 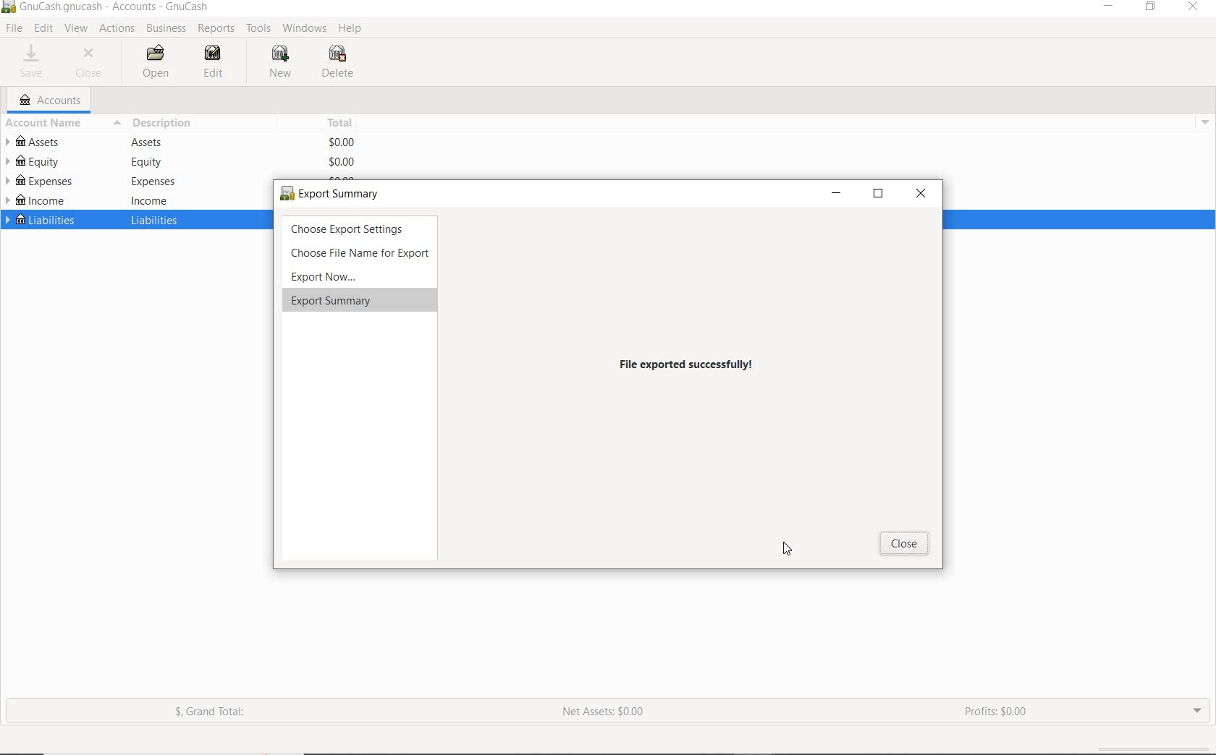 What do you see at coordinates (997, 711) in the screenshot?
I see `PROFITS` at bounding box center [997, 711].